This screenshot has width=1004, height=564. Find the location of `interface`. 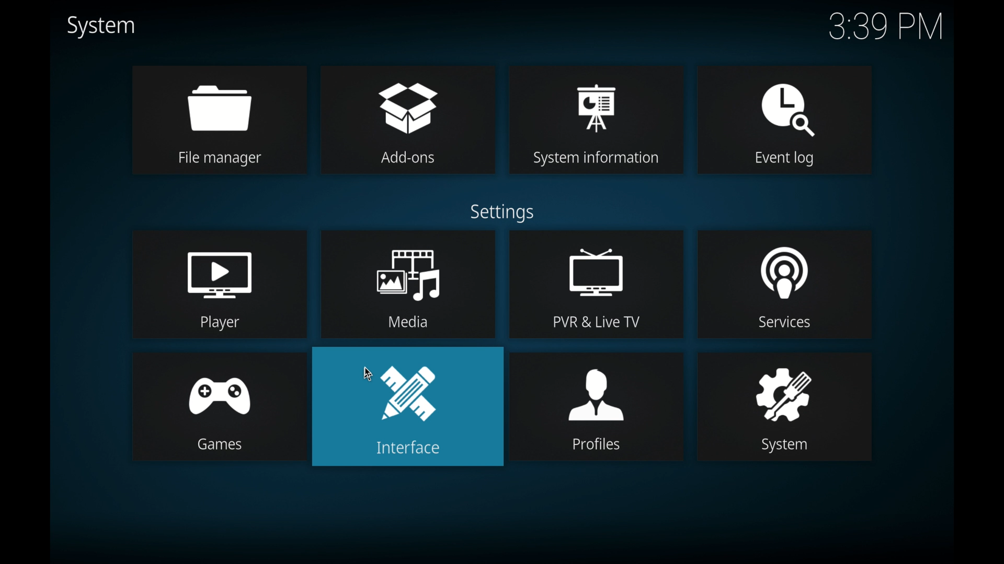

interface is located at coordinates (407, 407).